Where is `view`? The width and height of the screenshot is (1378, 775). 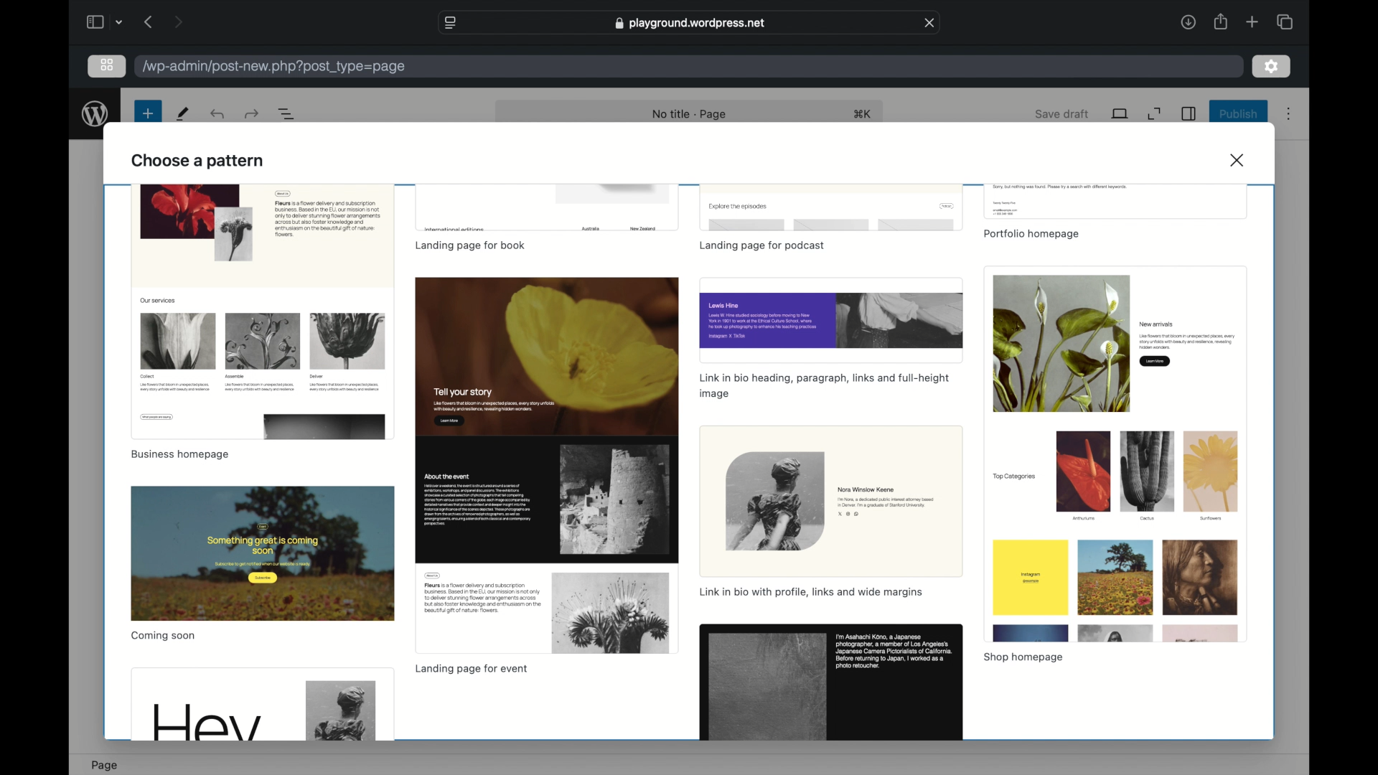
view is located at coordinates (1120, 114).